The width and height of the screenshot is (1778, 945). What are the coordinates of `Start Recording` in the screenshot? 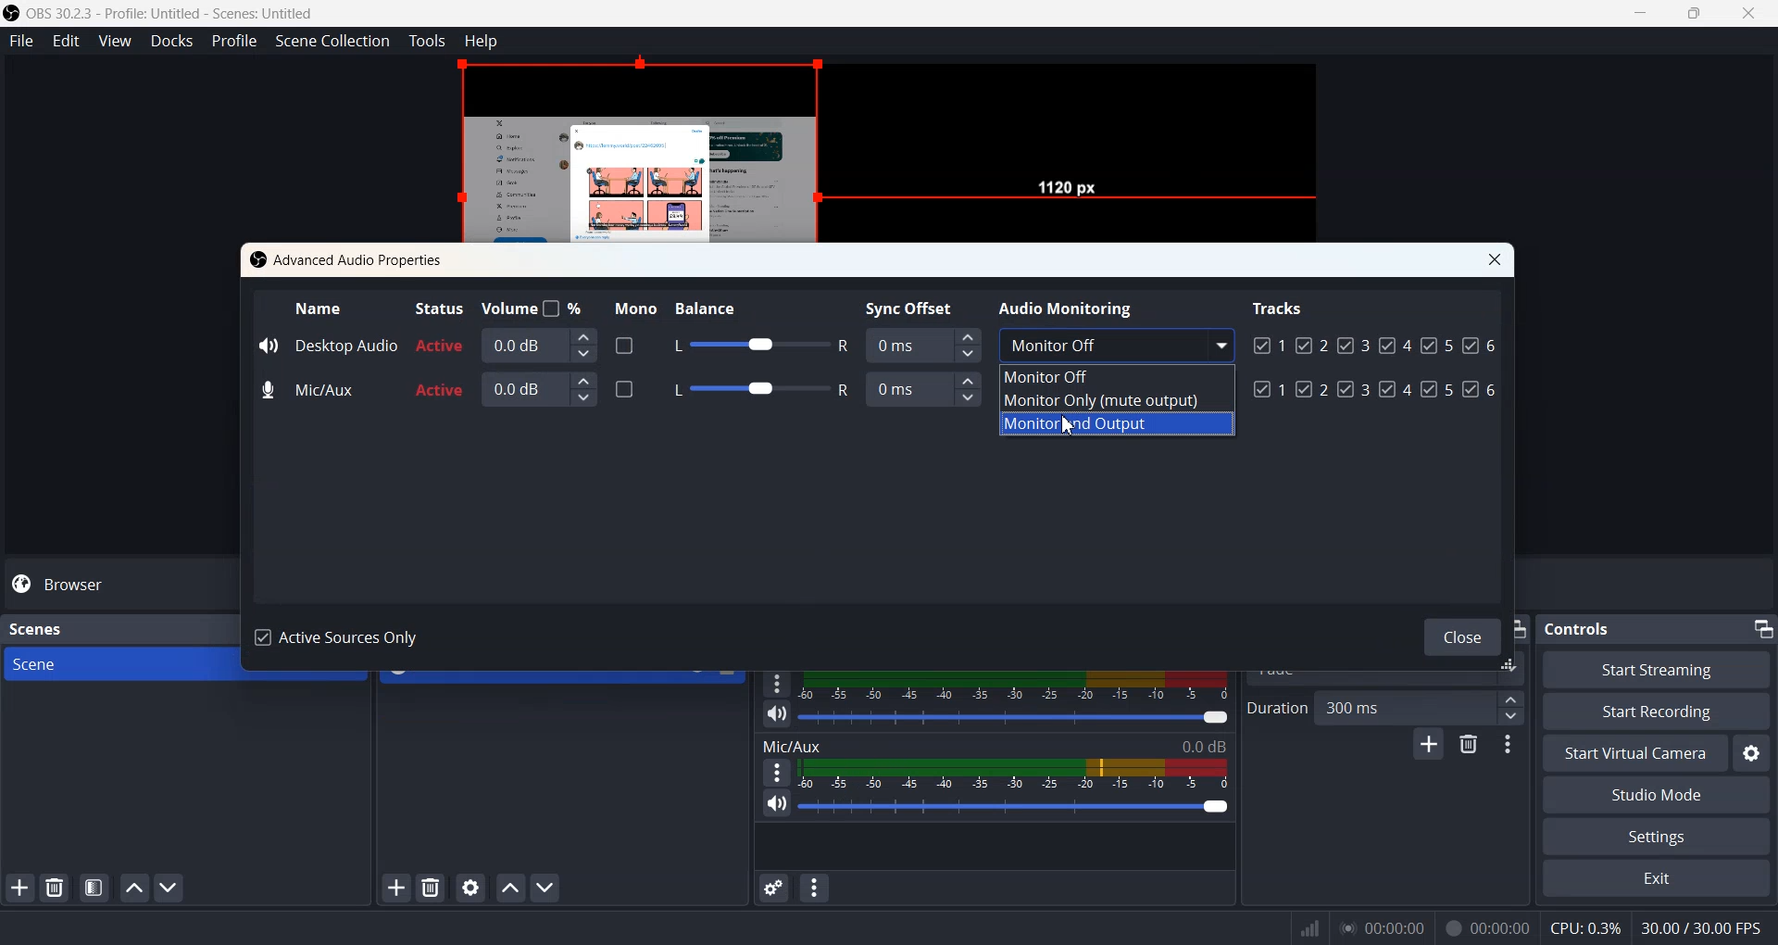 It's located at (1656, 711).